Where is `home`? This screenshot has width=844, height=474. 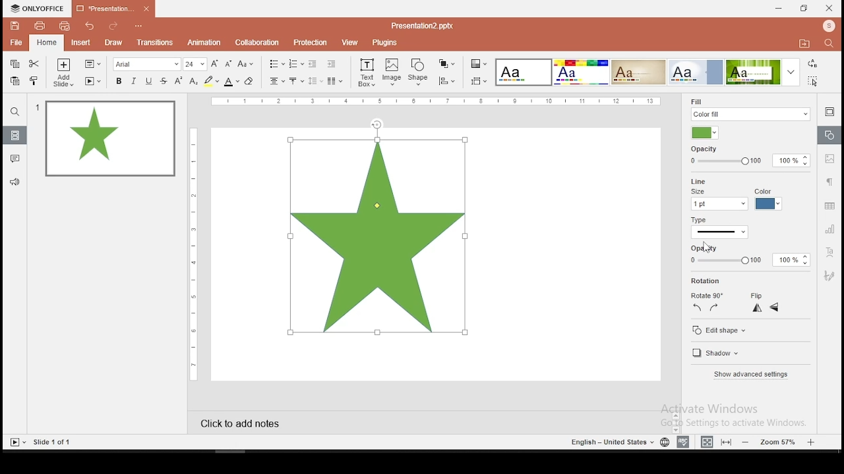 home is located at coordinates (47, 43).